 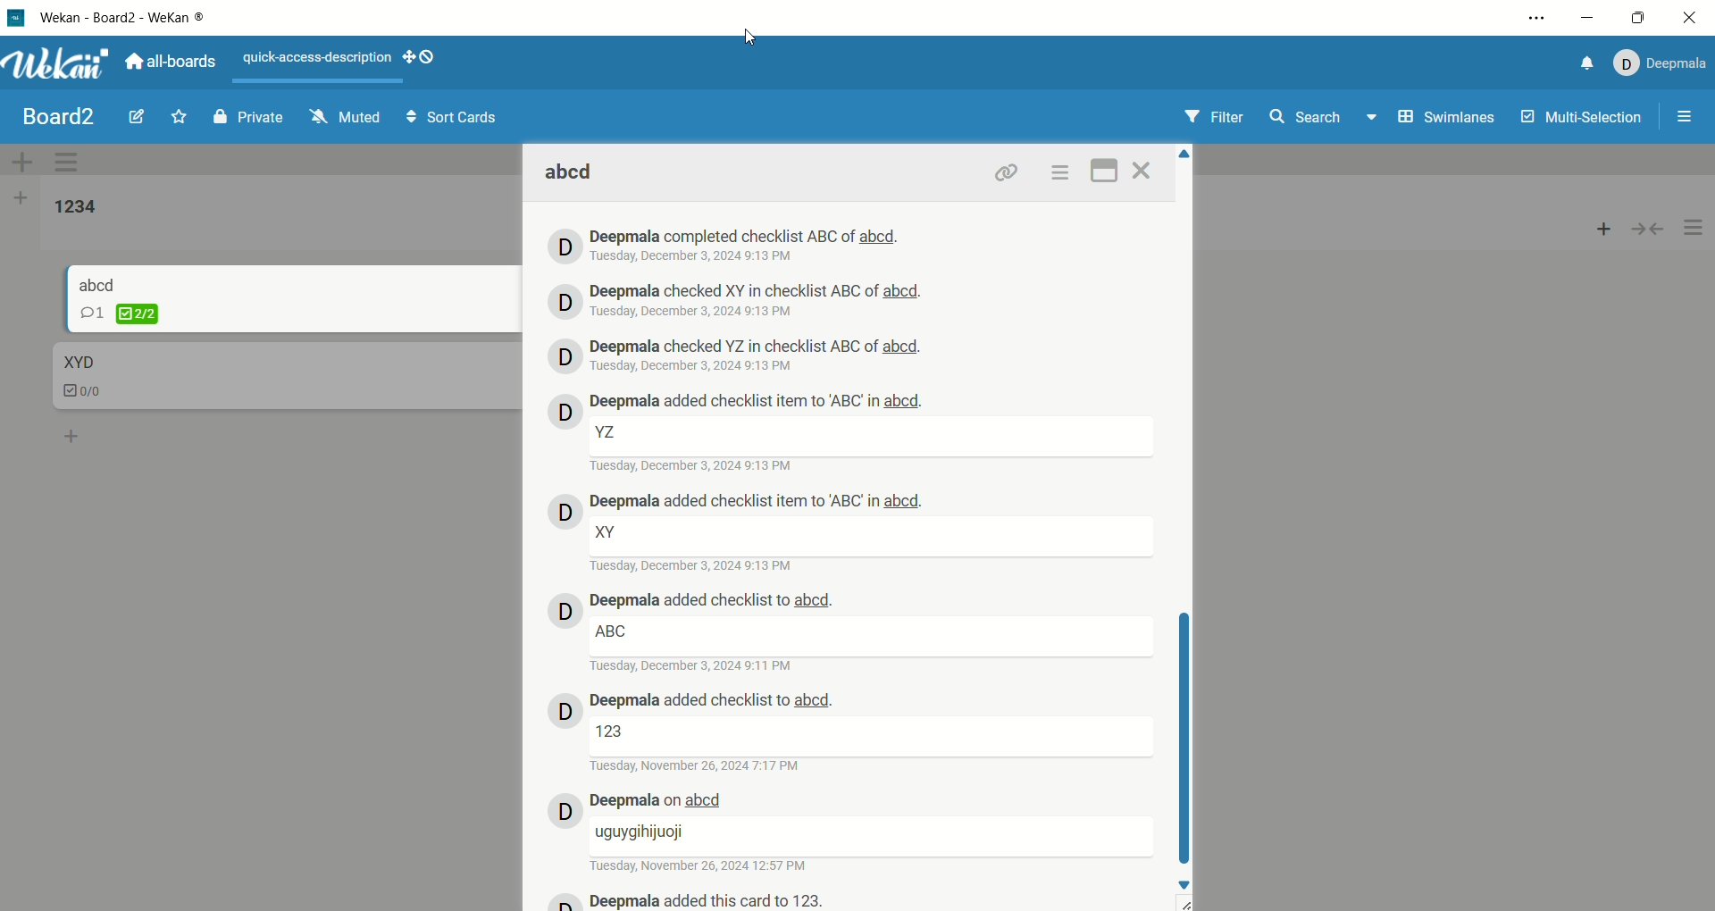 What do you see at coordinates (71, 163) in the screenshot?
I see `swimlane actions` at bounding box center [71, 163].